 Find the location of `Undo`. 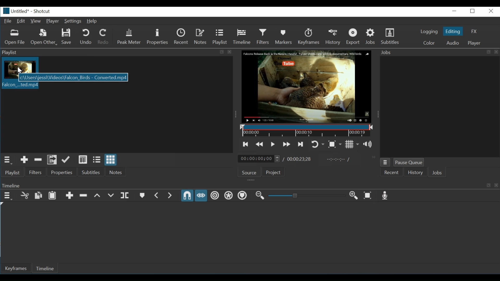

Undo is located at coordinates (86, 36).